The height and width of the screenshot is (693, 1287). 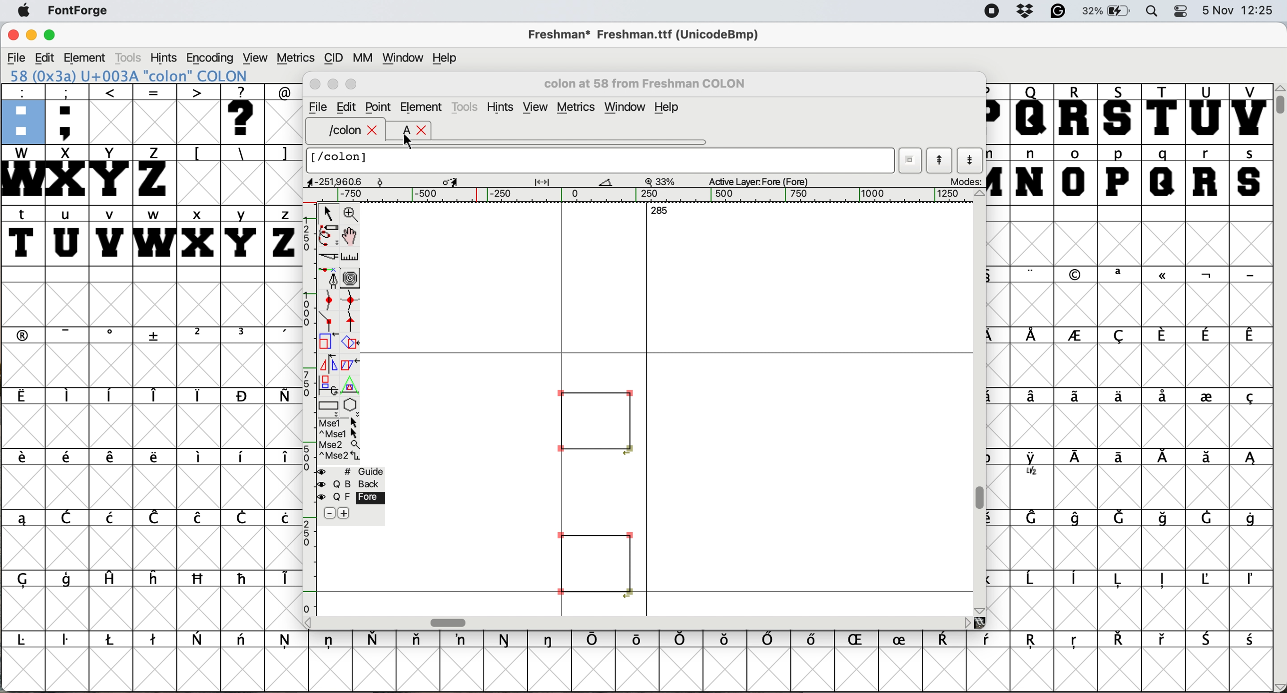 What do you see at coordinates (27, 640) in the screenshot?
I see `symbol` at bounding box center [27, 640].